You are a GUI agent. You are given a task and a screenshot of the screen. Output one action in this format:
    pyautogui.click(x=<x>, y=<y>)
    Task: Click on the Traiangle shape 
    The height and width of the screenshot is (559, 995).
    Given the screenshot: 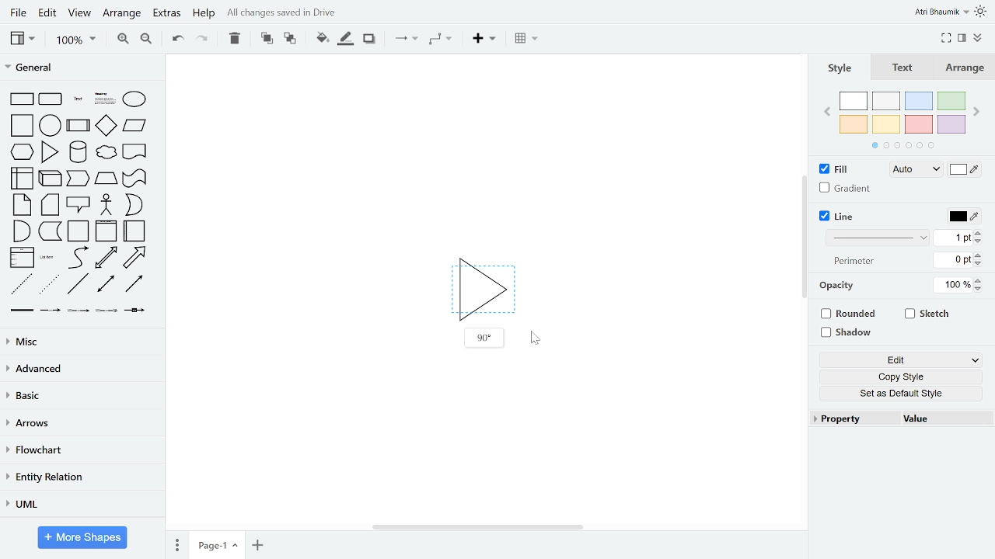 What is the action you would take?
    pyautogui.click(x=482, y=286)
    